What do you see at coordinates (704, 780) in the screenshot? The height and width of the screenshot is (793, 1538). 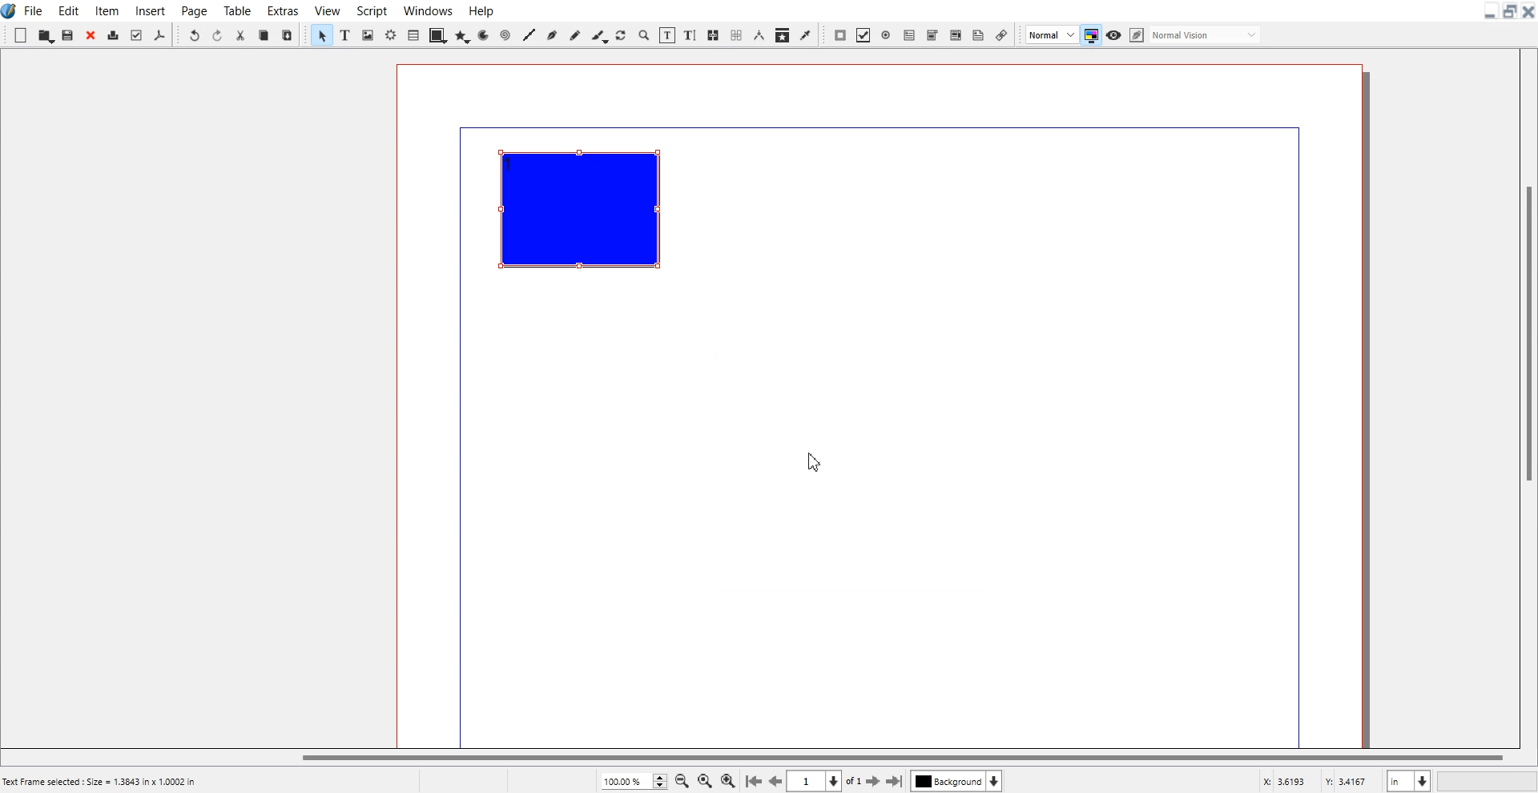 I see `Zoom to 100%` at bounding box center [704, 780].